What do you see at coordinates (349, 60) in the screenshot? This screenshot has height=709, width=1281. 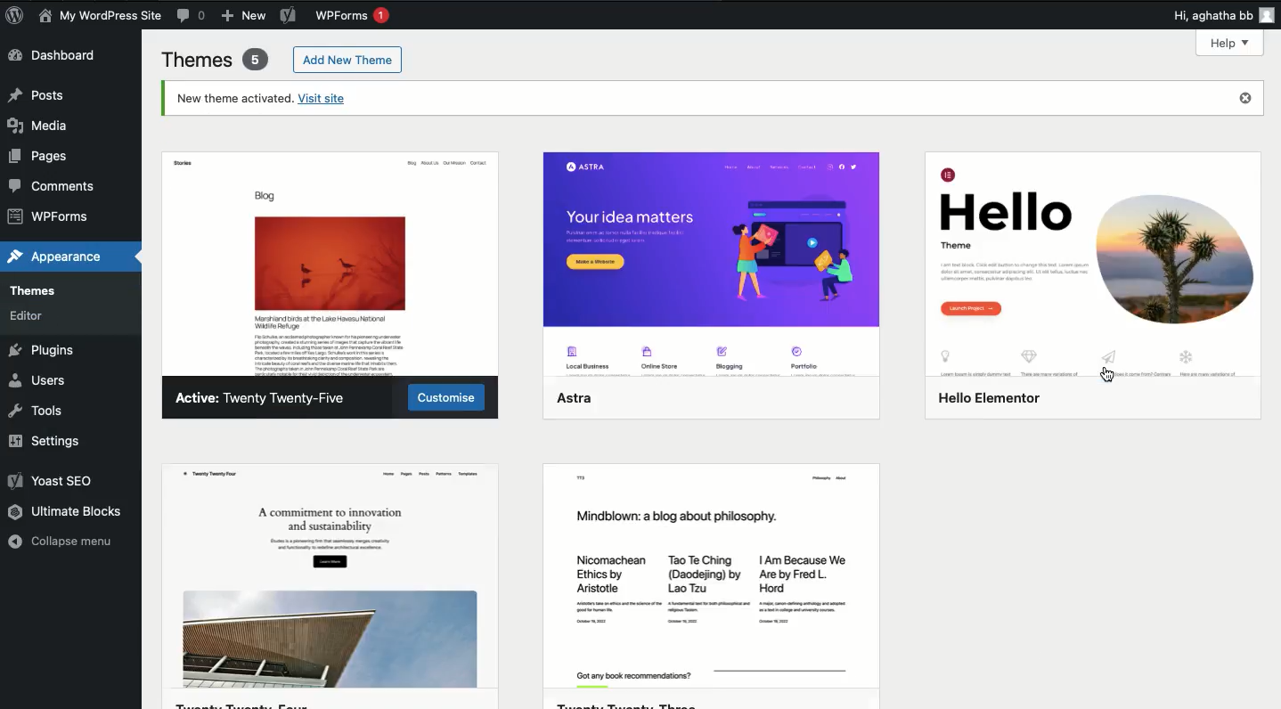 I see `Add new theme` at bounding box center [349, 60].